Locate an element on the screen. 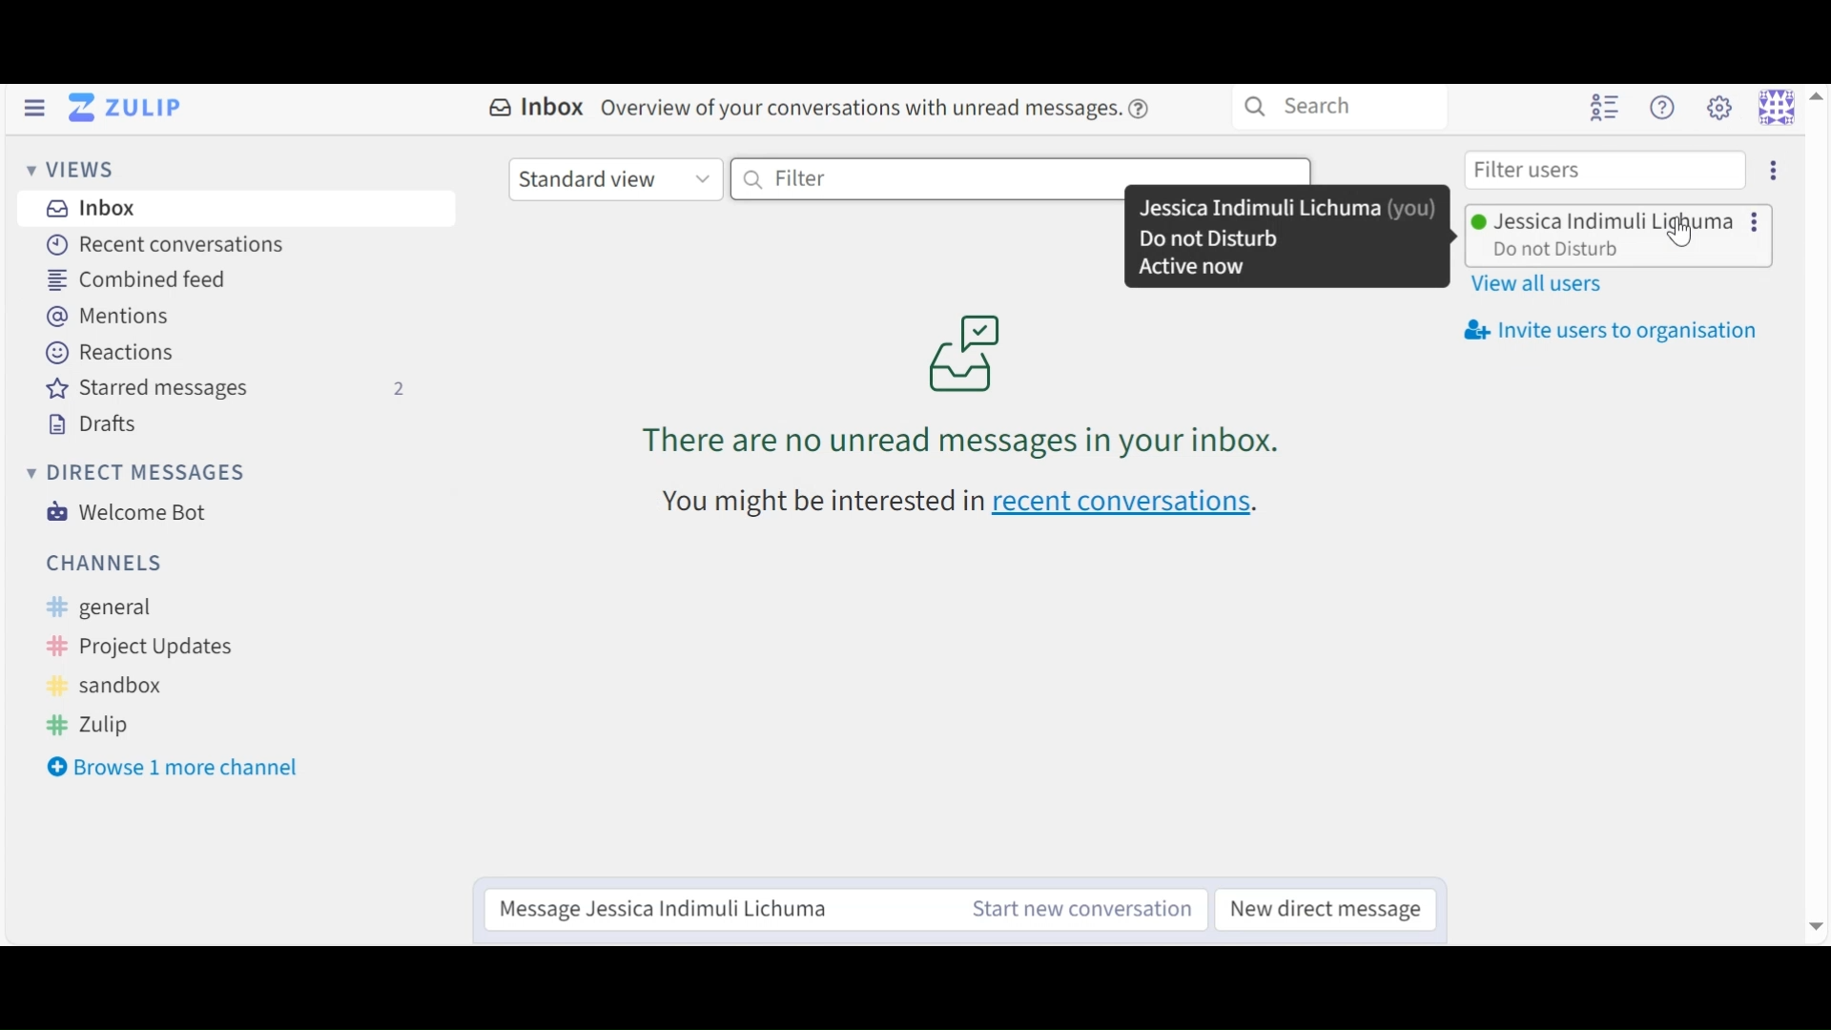  Inbox is located at coordinates (535, 107).